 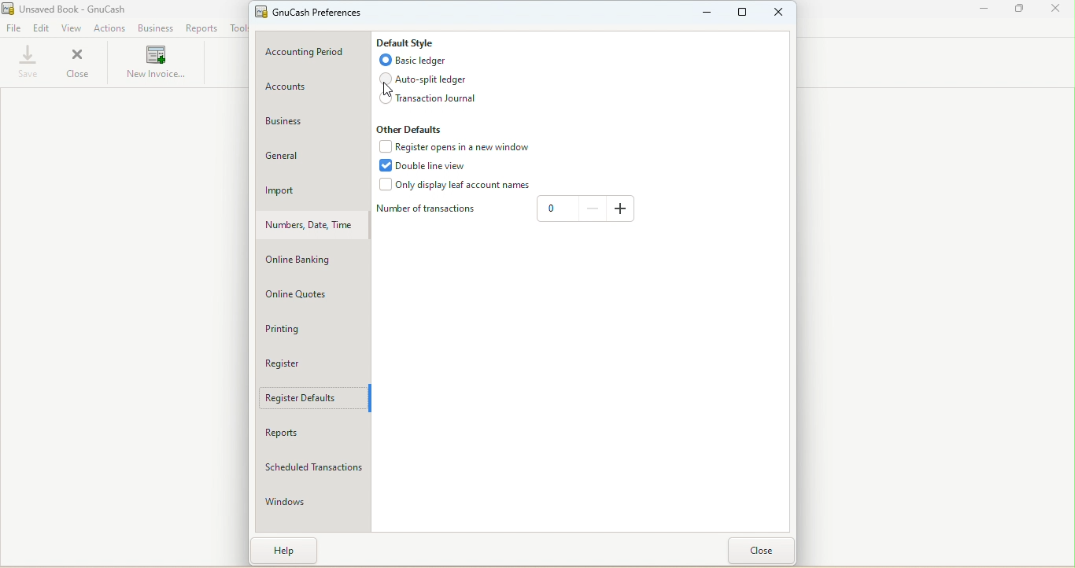 I want to click on Edit, so click(x=42, y=29).